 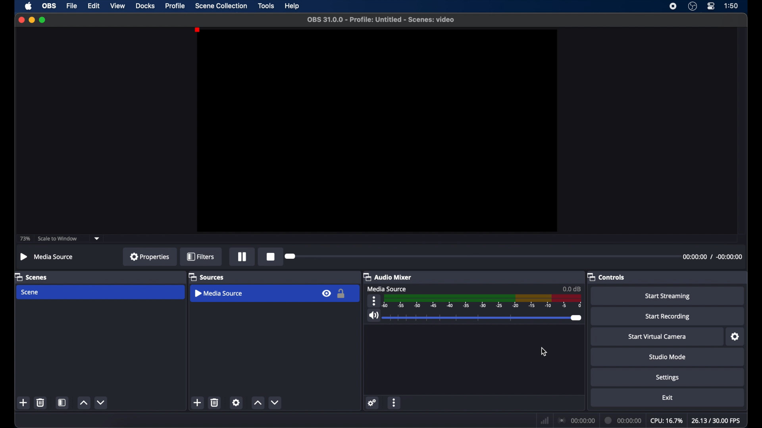 I want to click on , so click(x=576, y=420).